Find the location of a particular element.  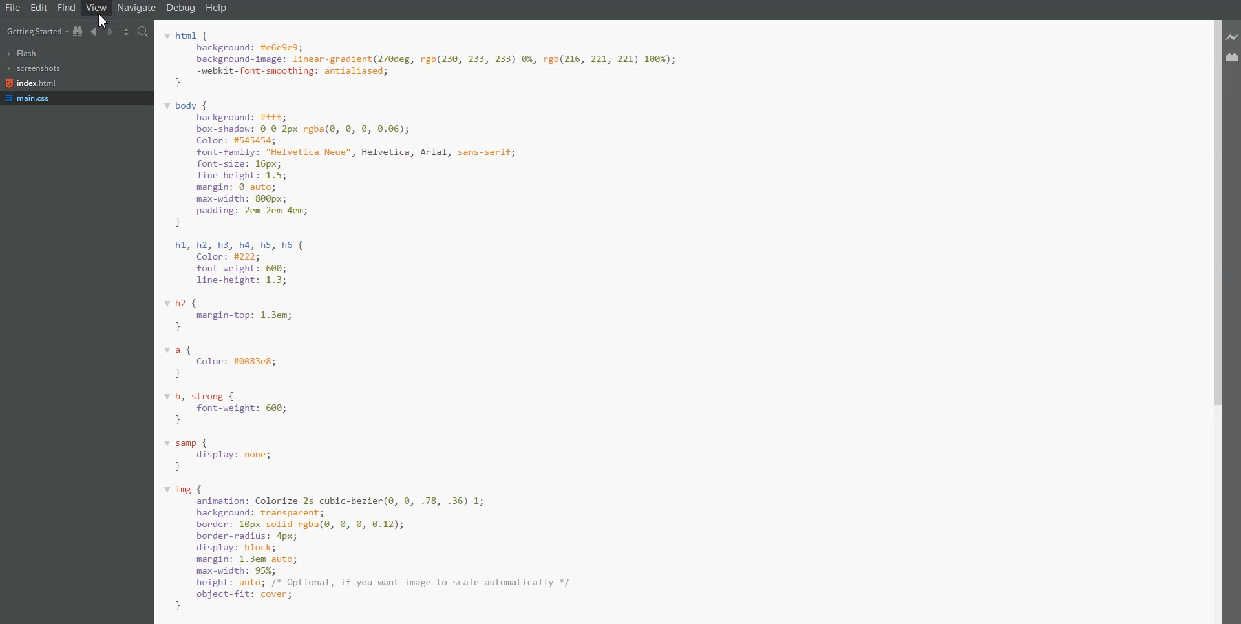

Live Preview is located at coordinates (1233, 38).